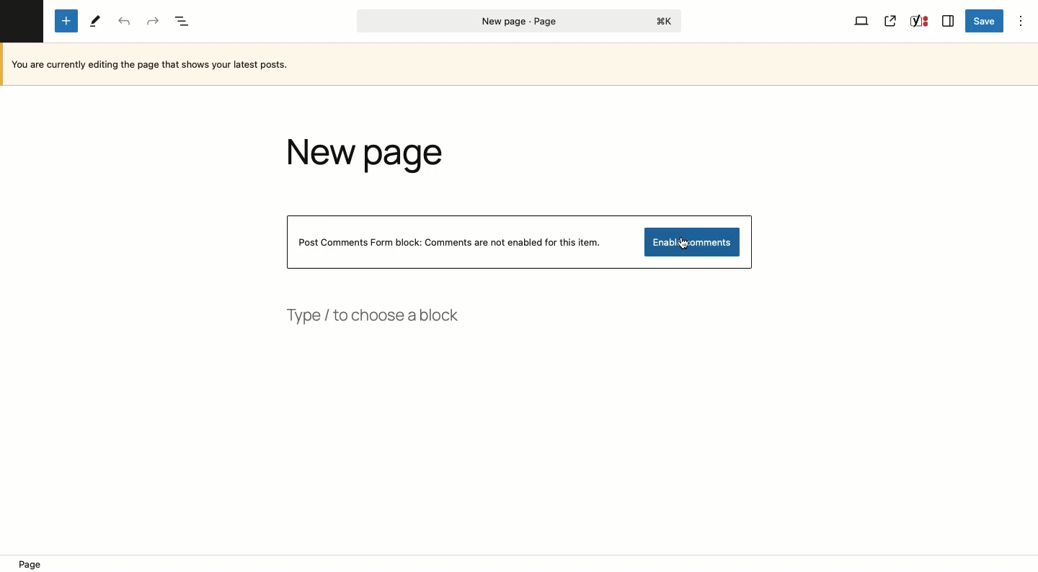 The height and width of the screenshot is (572, 1038). What do you see at coordinates (456, 243) in the screenshot?
I see `Post comments form block` at bounding box center [456, 243].